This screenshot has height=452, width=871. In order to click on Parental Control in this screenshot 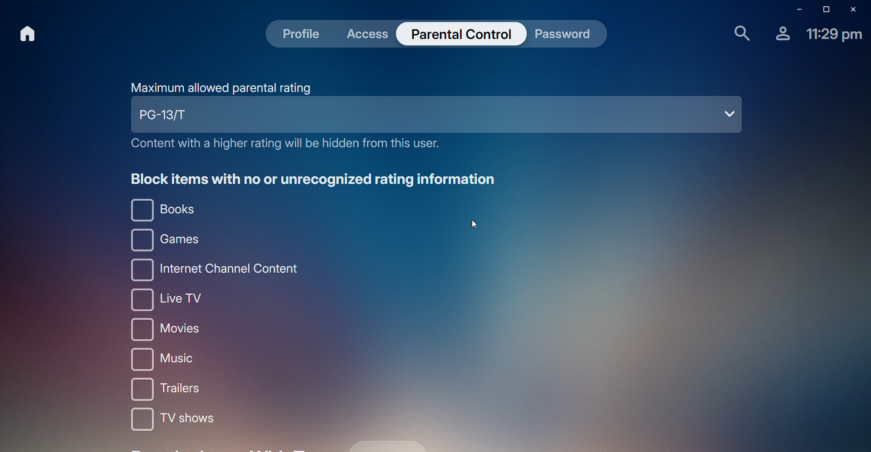, I will do `click(460, 35)`.